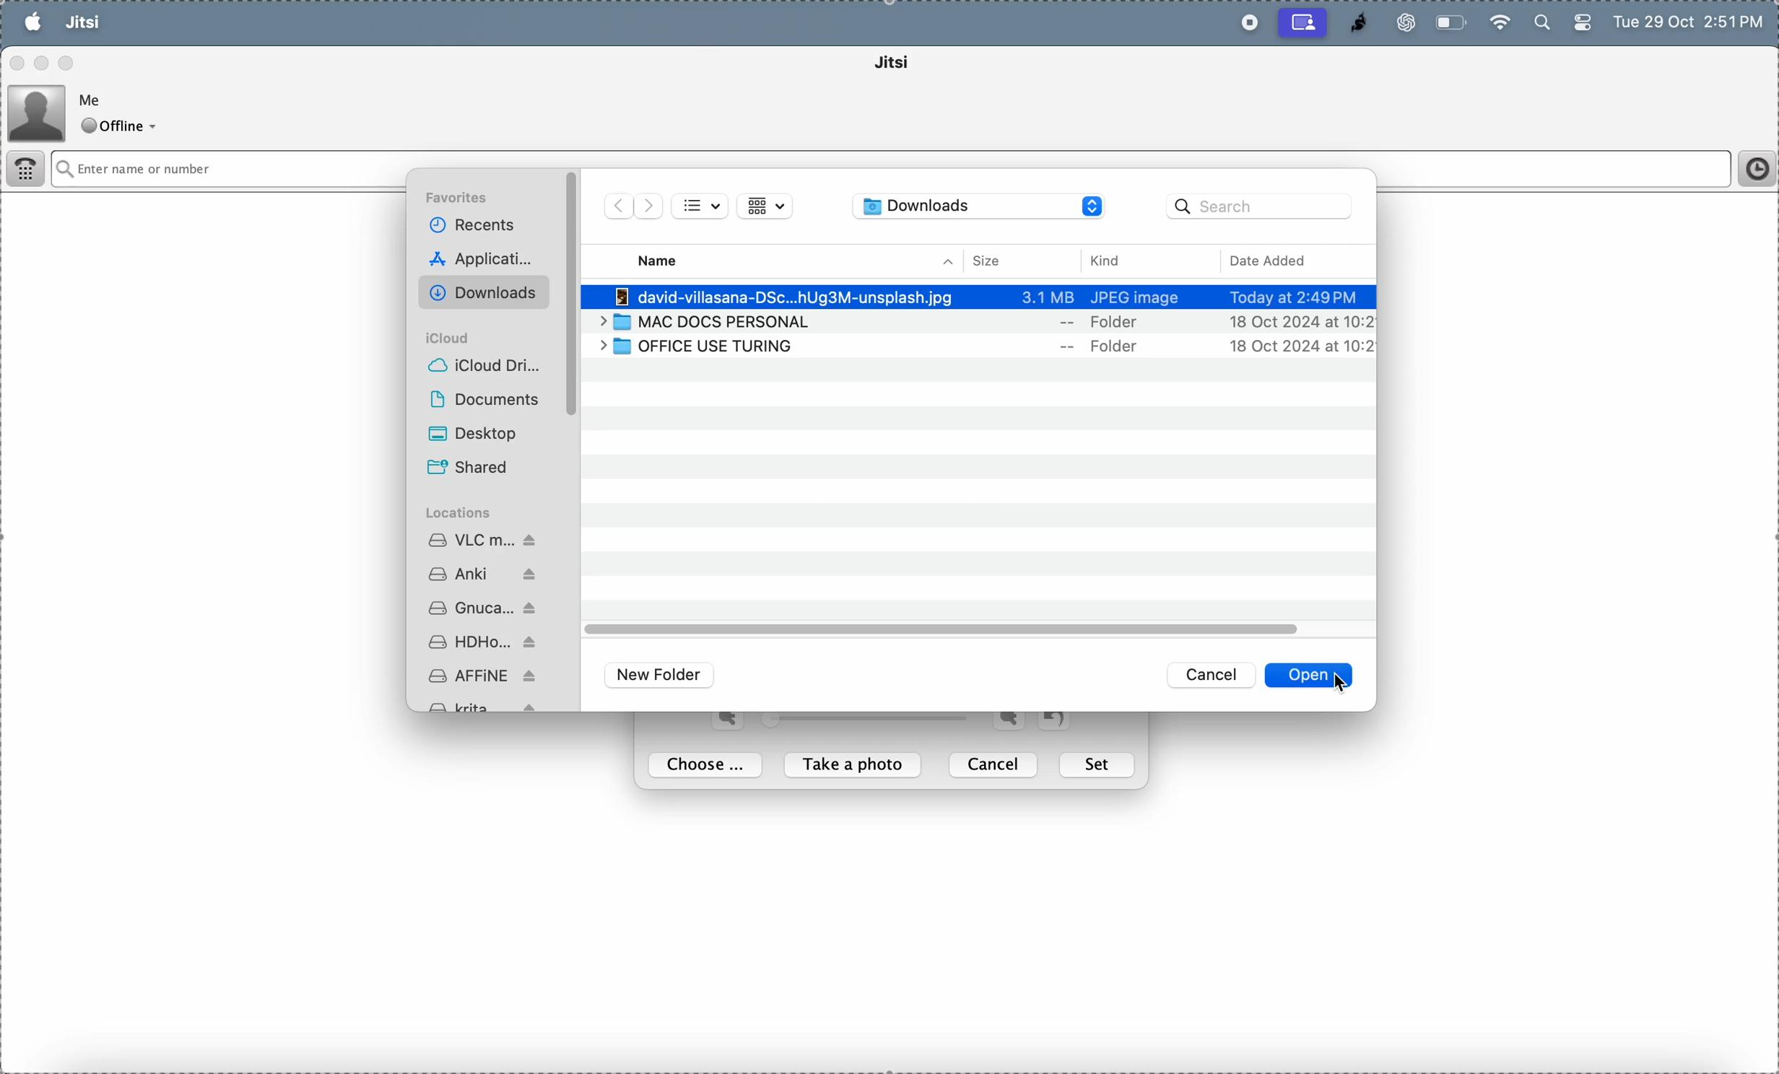 The height and width of the screenshot is (1074, 1779). What do you see at coordinates (27, 171) in the screenshot?
I see `dialer` at bounding box center [27, 171].